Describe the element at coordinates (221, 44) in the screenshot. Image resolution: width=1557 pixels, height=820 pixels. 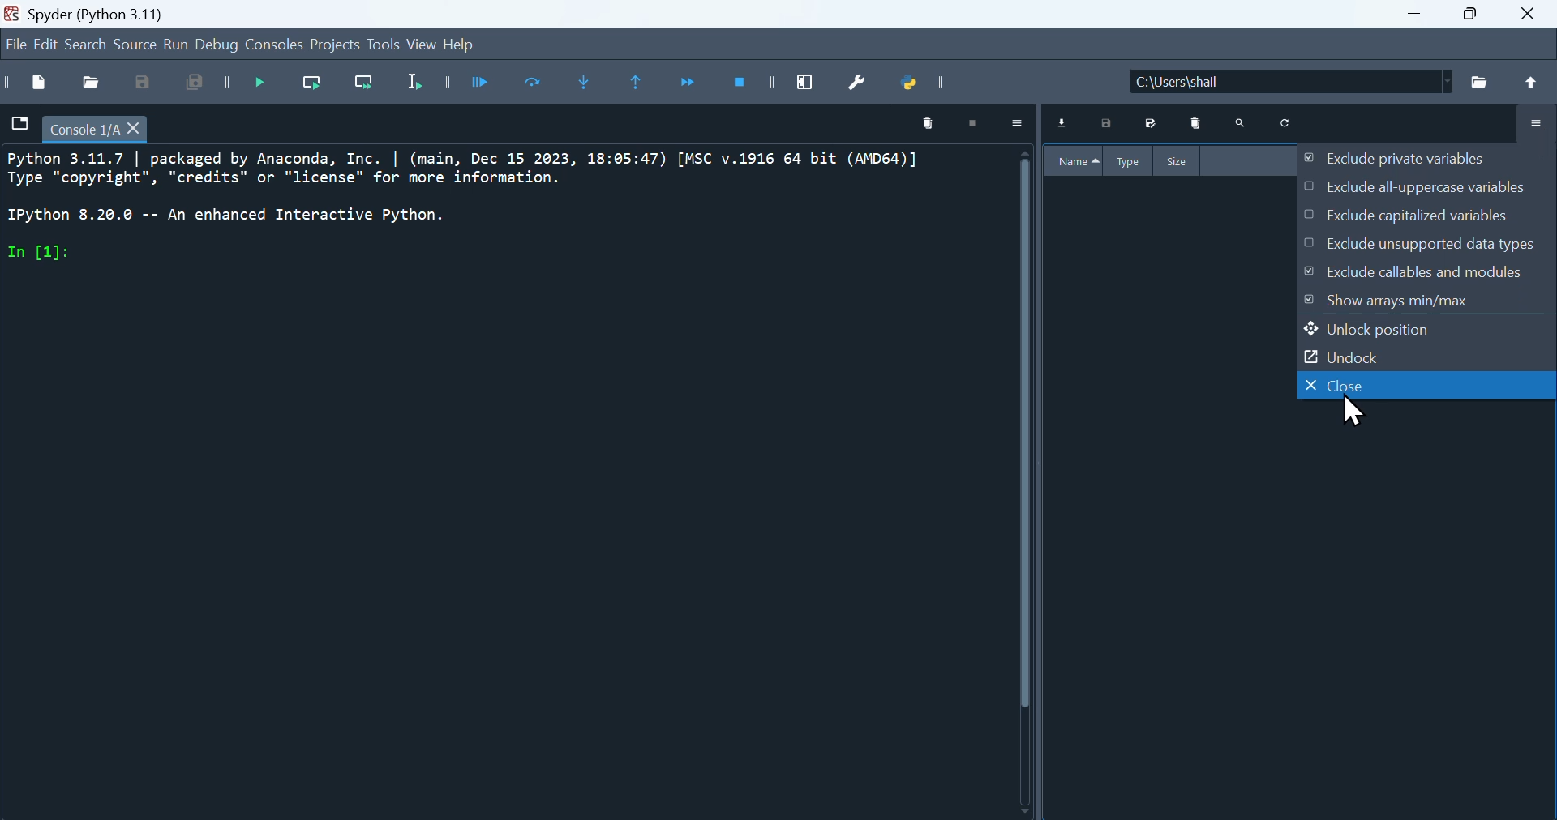
I see `Debug` at that location.